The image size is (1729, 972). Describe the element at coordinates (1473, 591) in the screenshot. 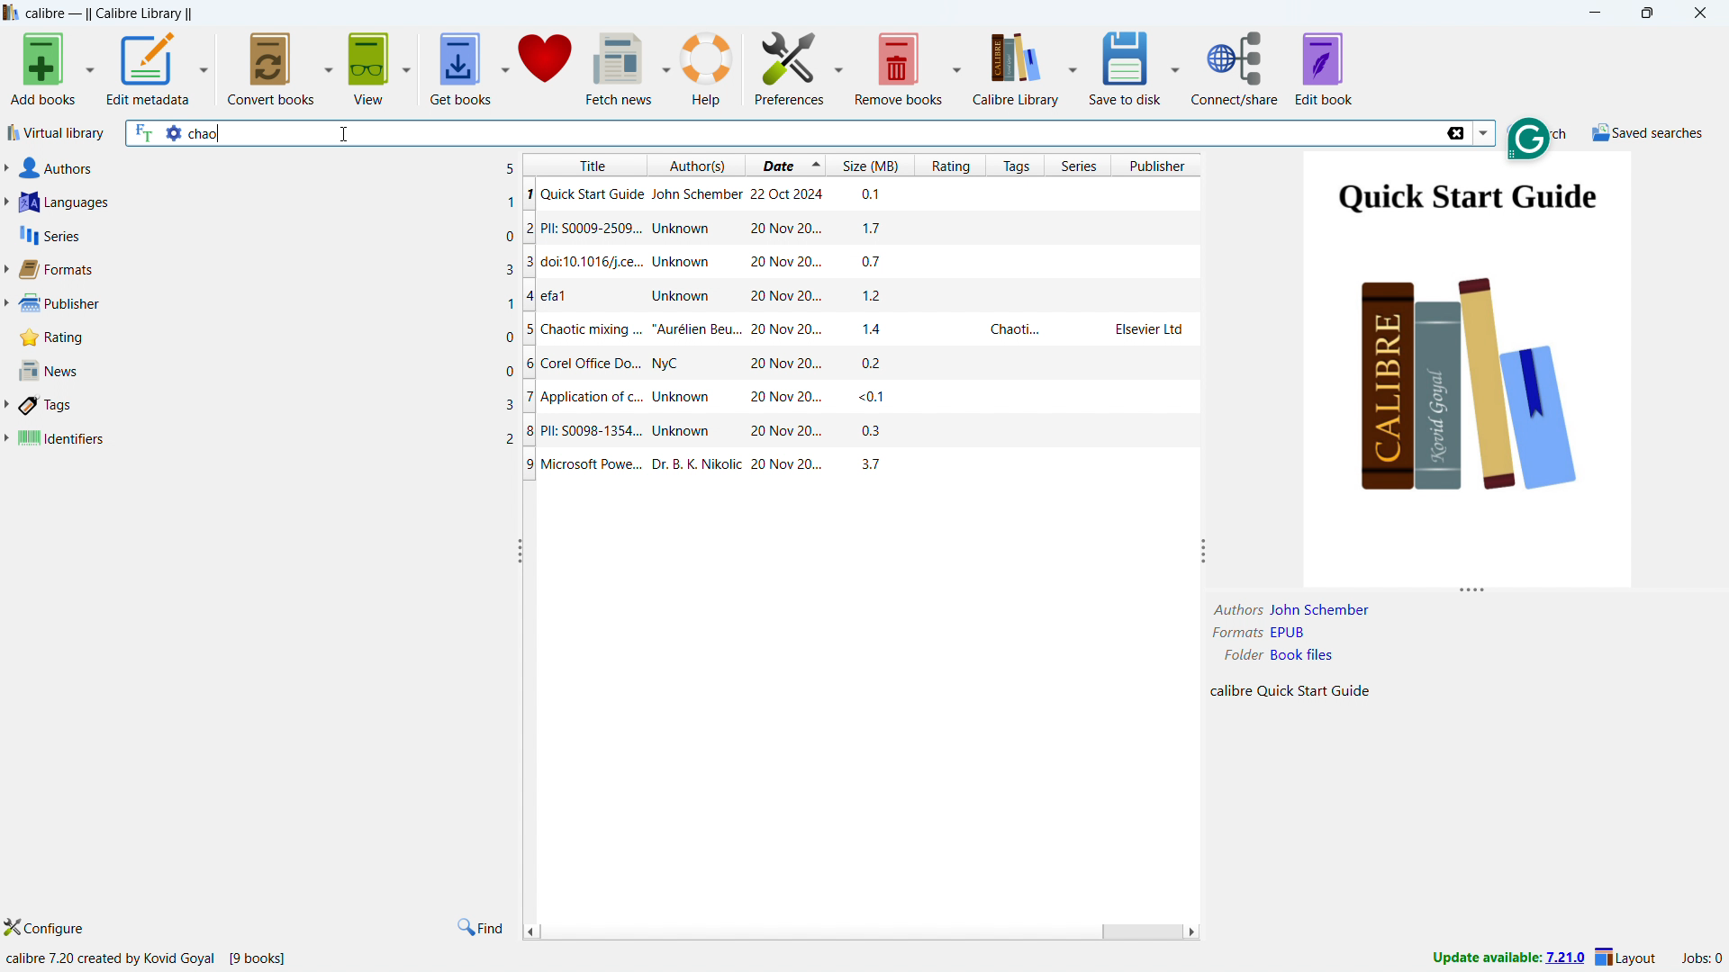

I see `resize` at that location.